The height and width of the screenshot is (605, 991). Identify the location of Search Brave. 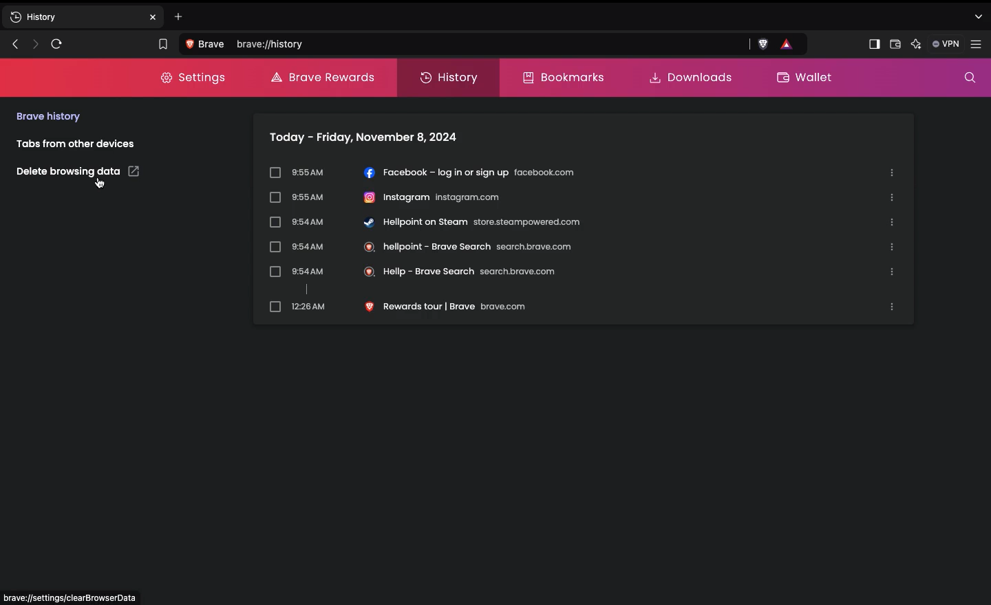
(462, 44).